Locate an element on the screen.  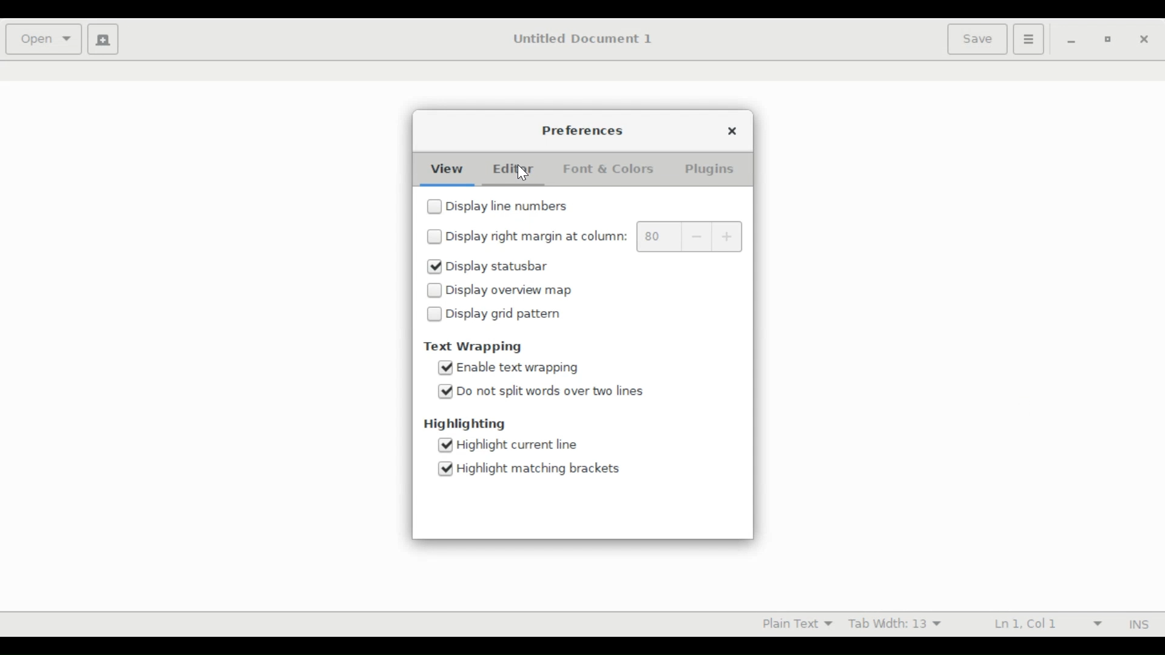
Font & Colors is located at coordinates (609, 169).